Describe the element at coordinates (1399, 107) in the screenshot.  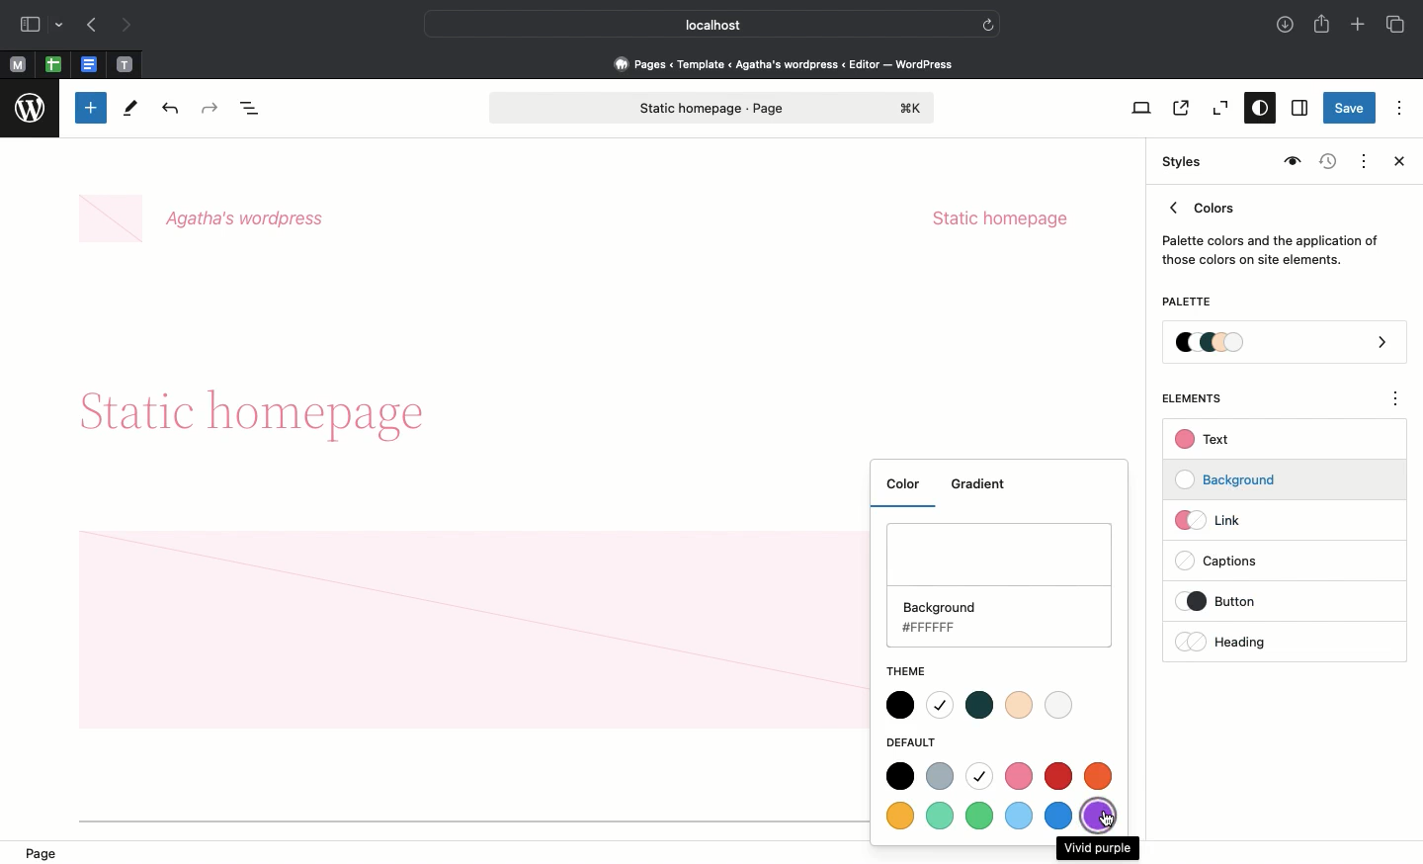
I see `Options` at that location.